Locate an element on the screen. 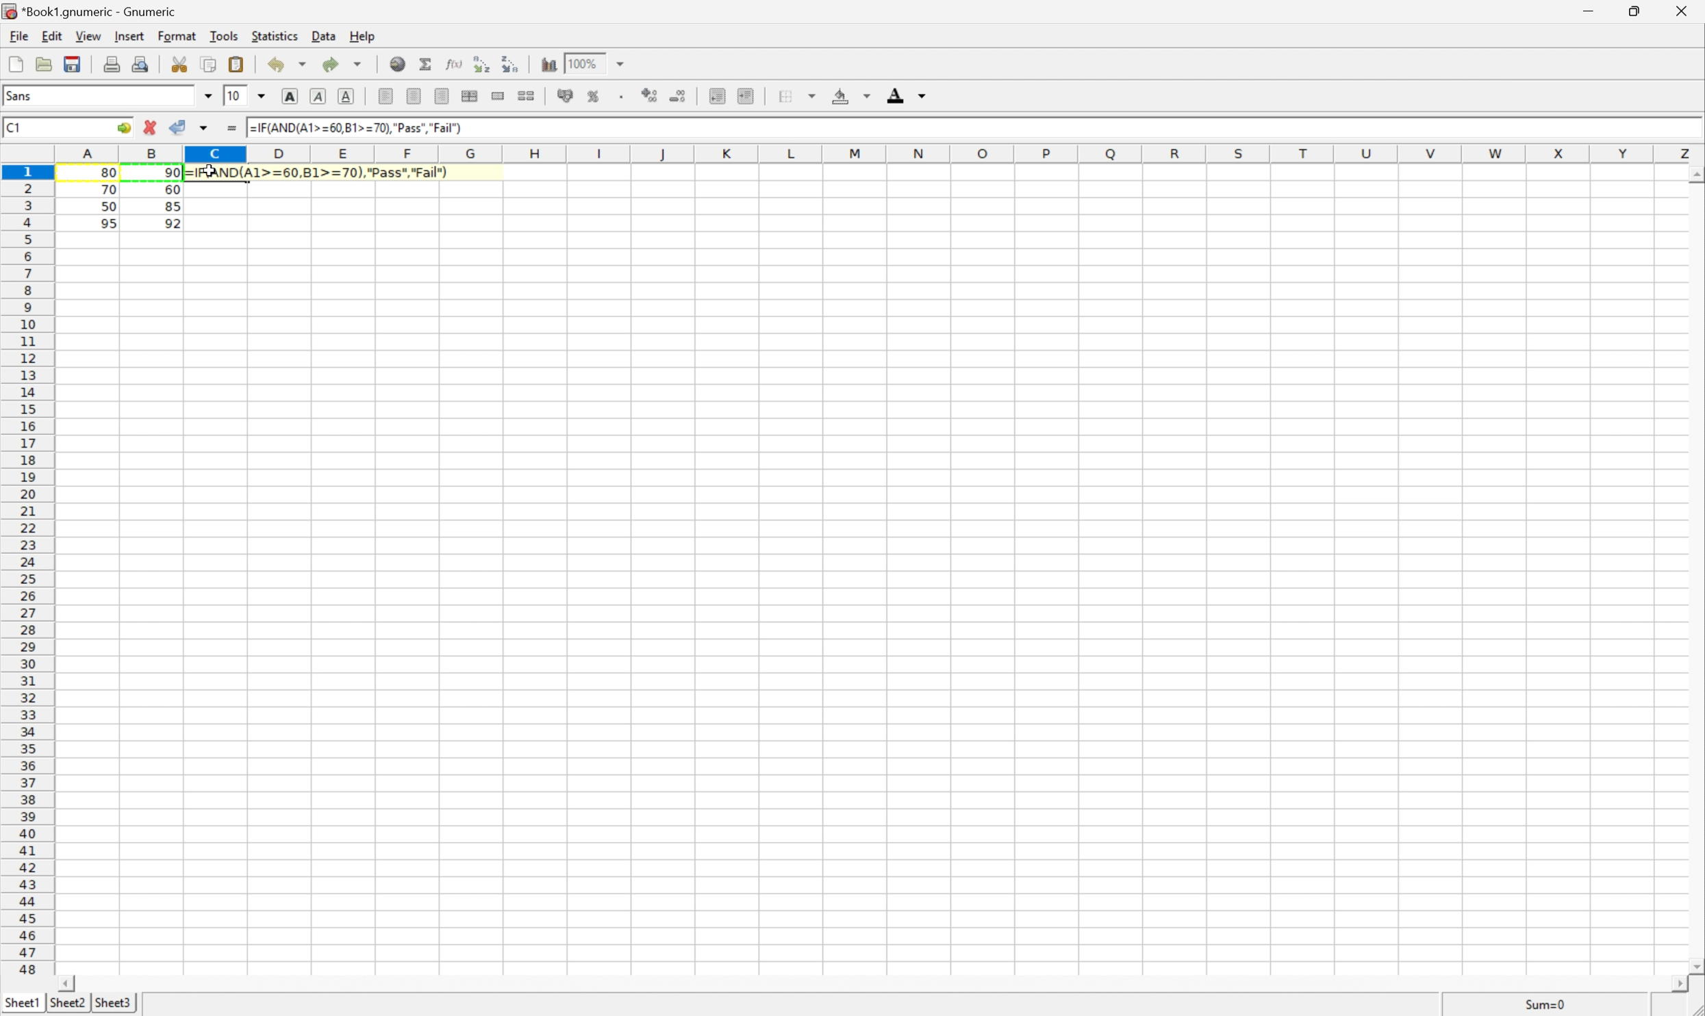 Image resolution: width=1705 pixels, height=1016 pixels. 95 is located at coordinates (108, 223).